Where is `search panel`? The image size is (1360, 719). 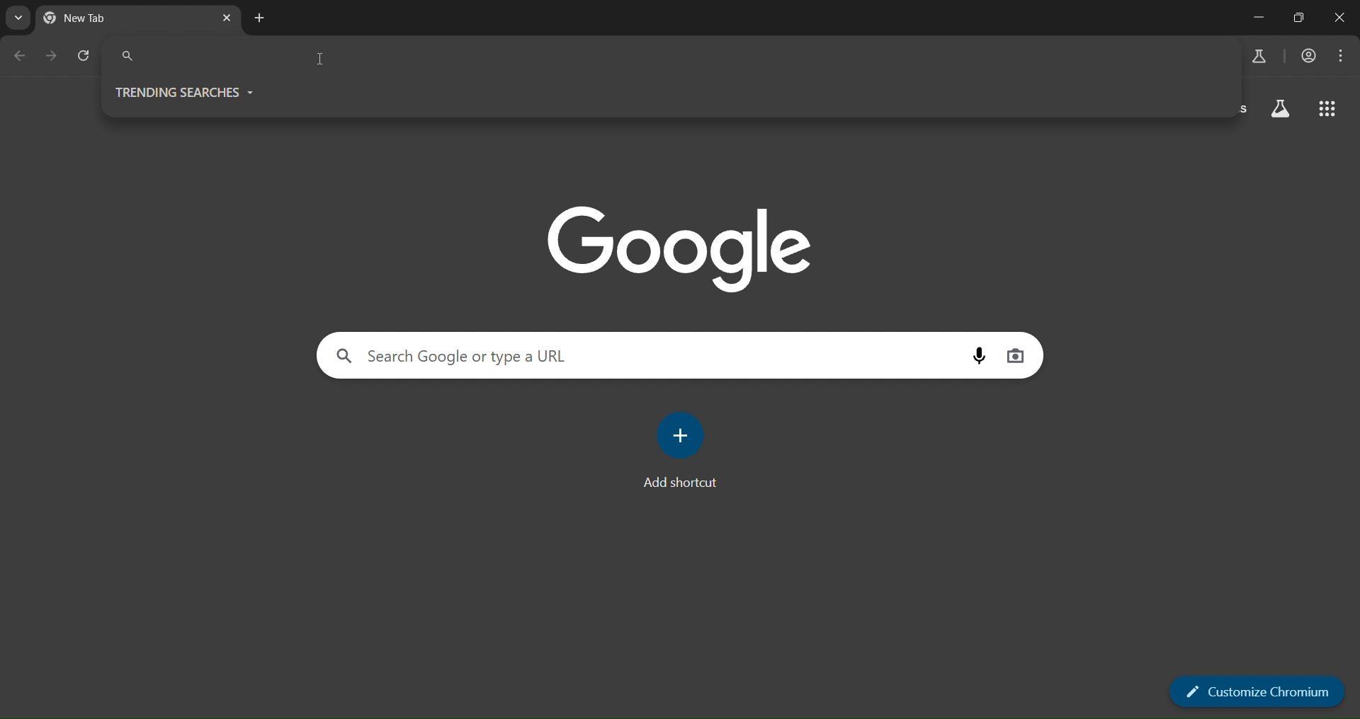
search panel is located at coordinates (237, 57).